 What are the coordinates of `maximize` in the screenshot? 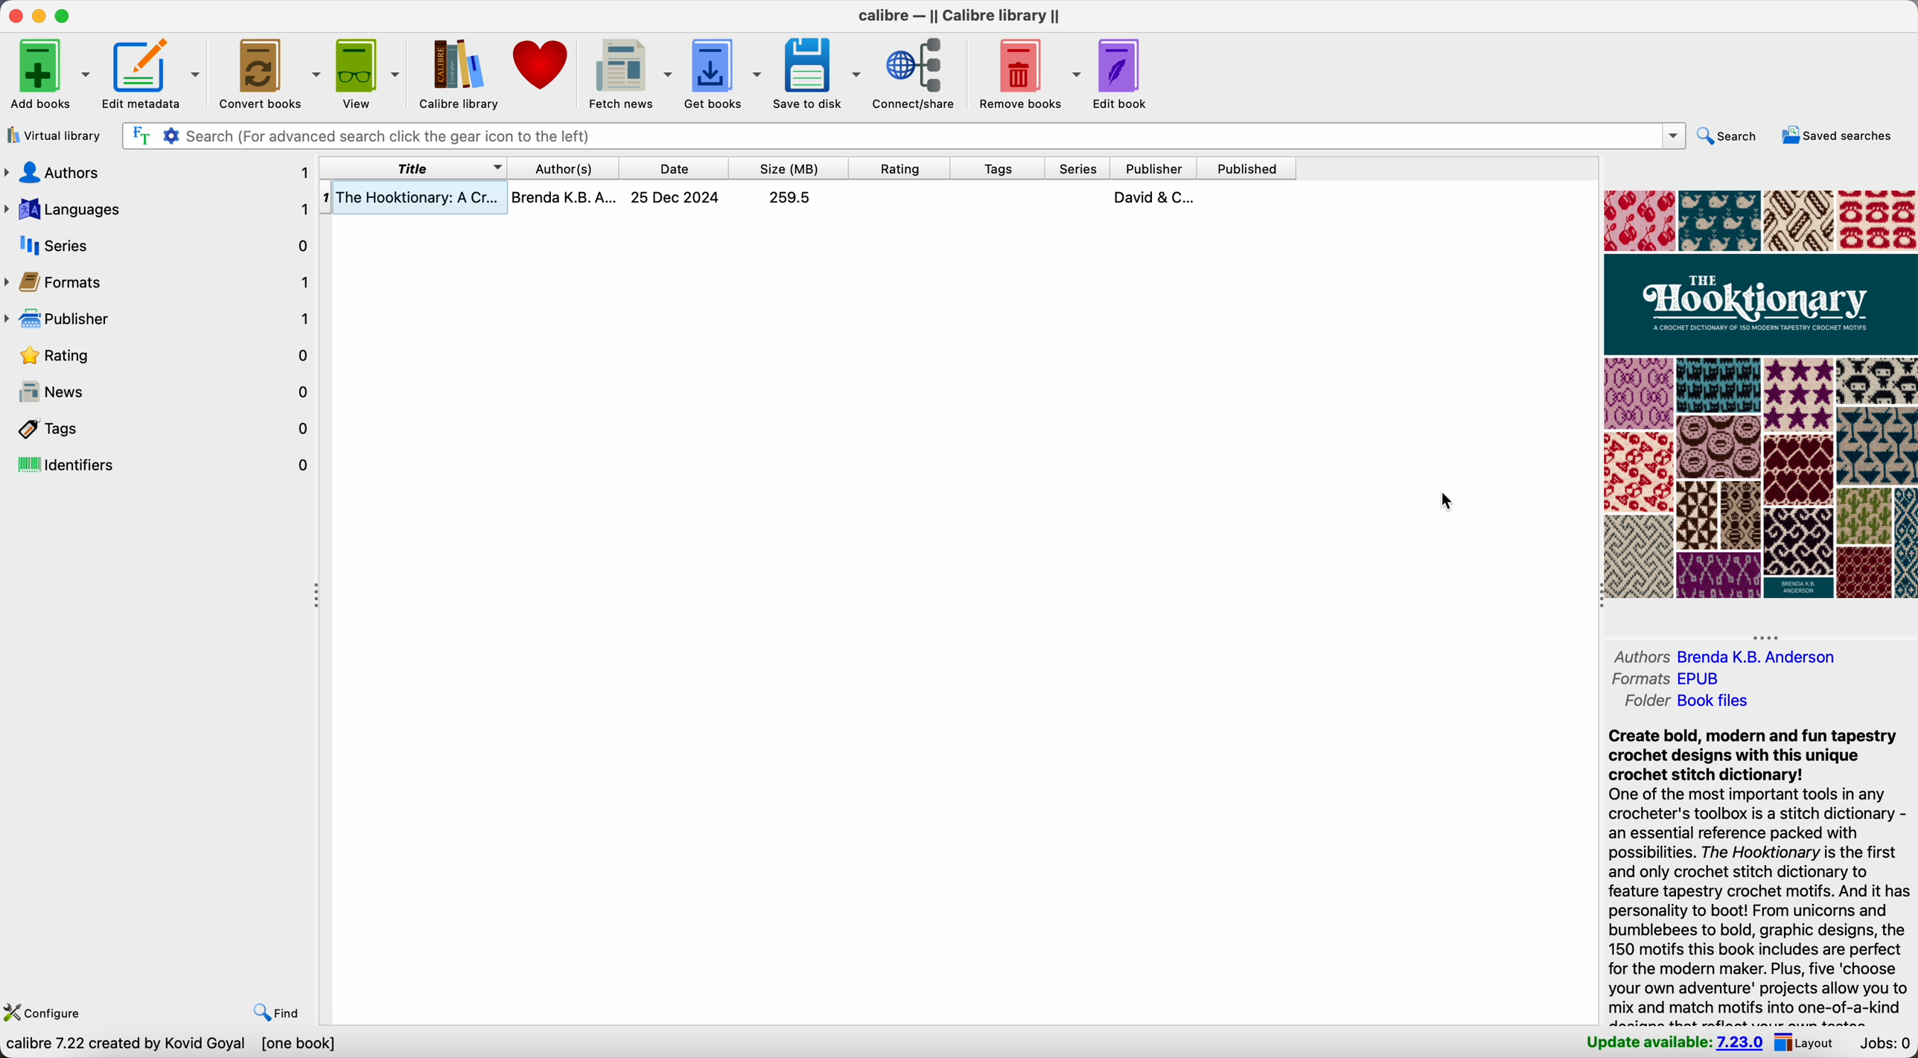 It's located at (64, 16).